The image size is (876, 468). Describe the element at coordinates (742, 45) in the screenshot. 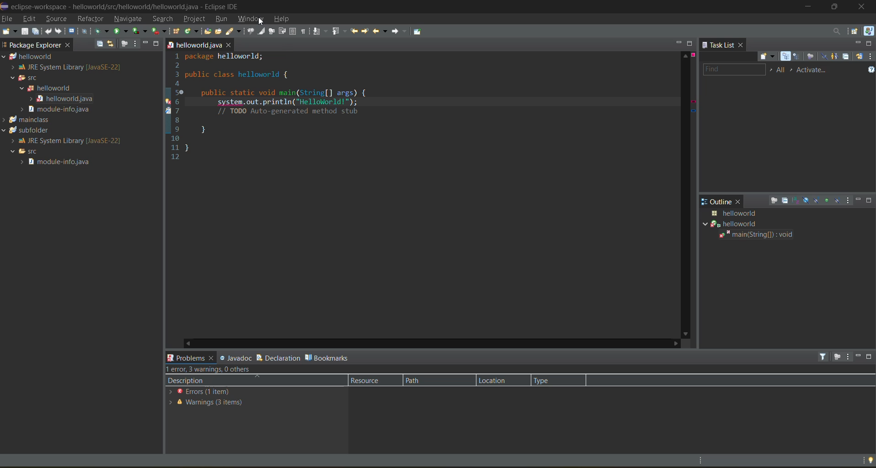

I see `close` at that location.